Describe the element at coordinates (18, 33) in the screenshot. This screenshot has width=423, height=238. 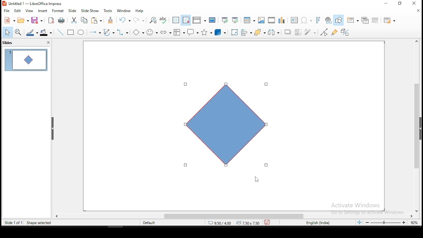
I see `zoom and pan` at that location.